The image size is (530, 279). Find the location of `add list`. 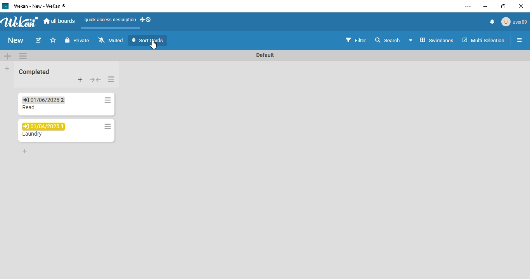

add list is located at coordinates (7, 68).